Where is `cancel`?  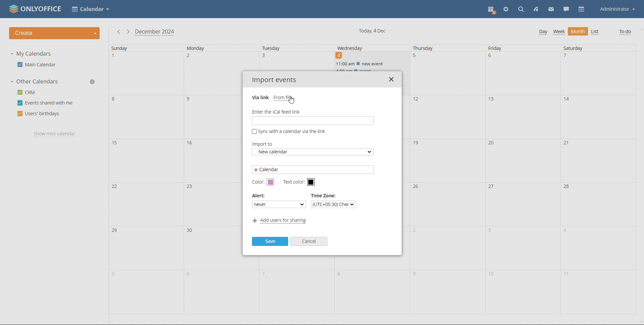
cancel is located at coordinates (309, 241).